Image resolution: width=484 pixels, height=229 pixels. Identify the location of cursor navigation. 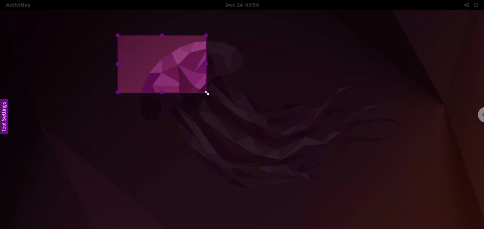
(208, 94).